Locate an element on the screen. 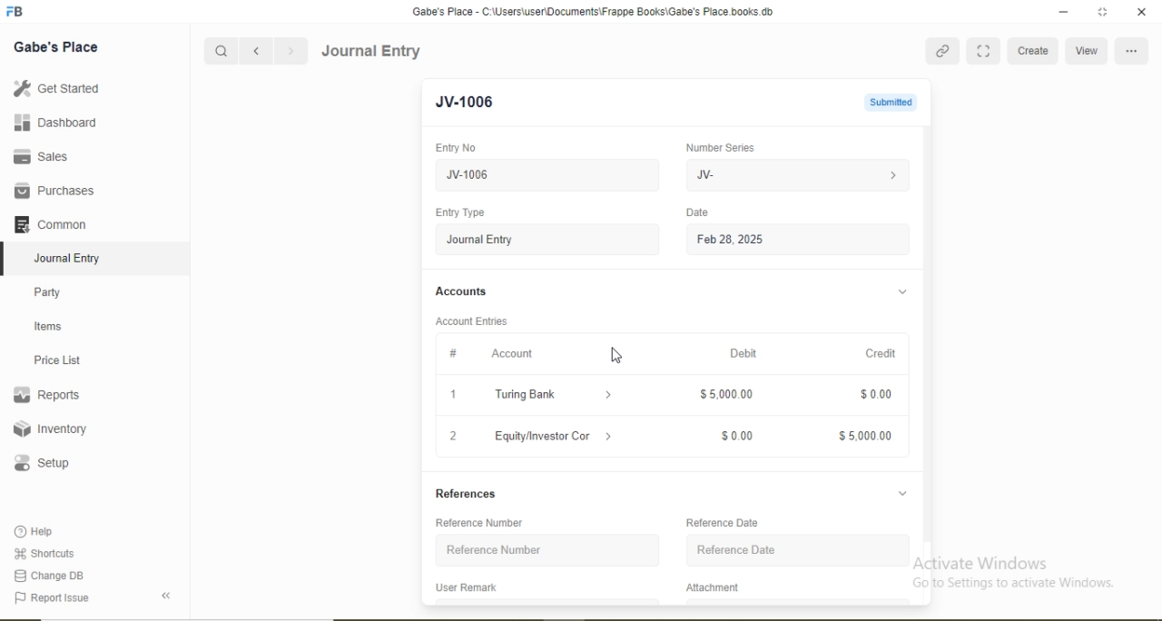 The width and height of the screenshot is (1162, 621). Scroll bar is located at coordinates (929, 340).